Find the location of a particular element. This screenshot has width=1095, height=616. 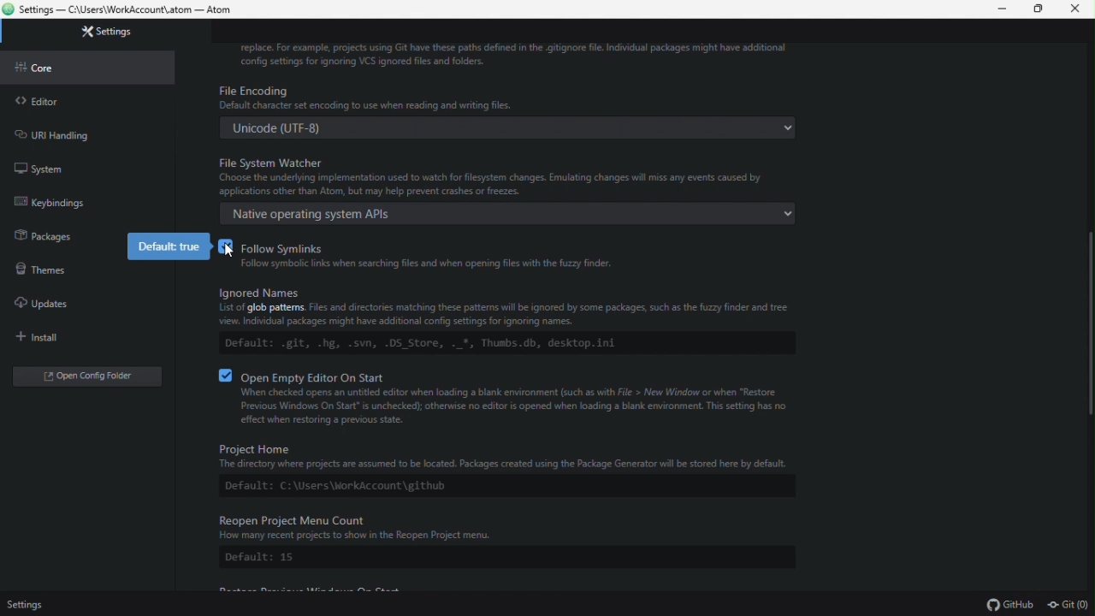

checkbox is located at coordinates (229, 251).